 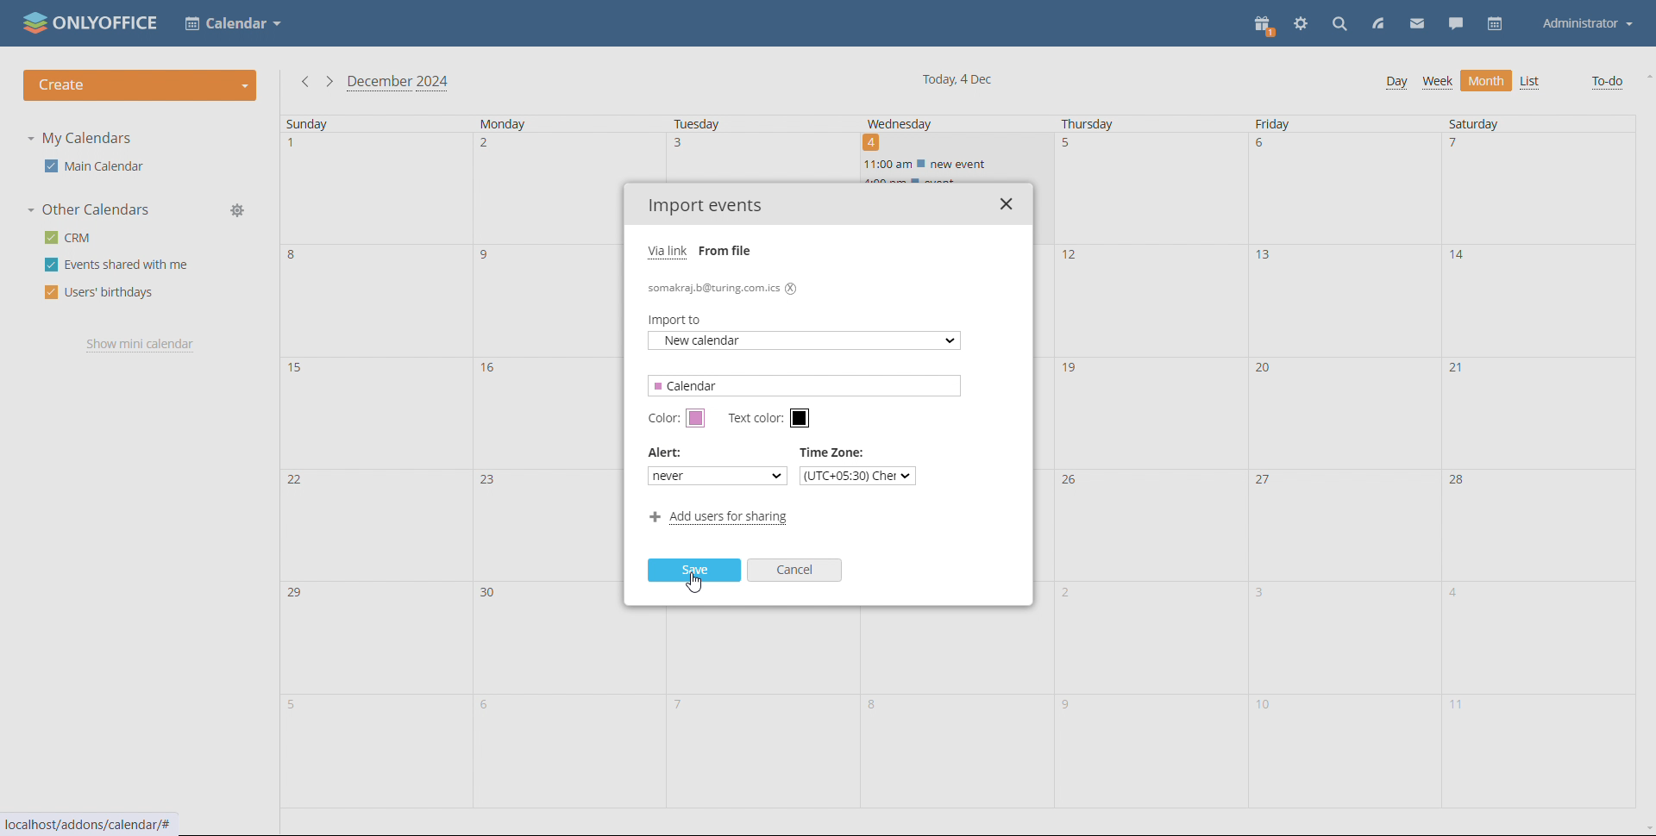 What do you see at coordinates (834, 452) in the screenshot?
I see `time zone:` at bounding box center [834, 452].